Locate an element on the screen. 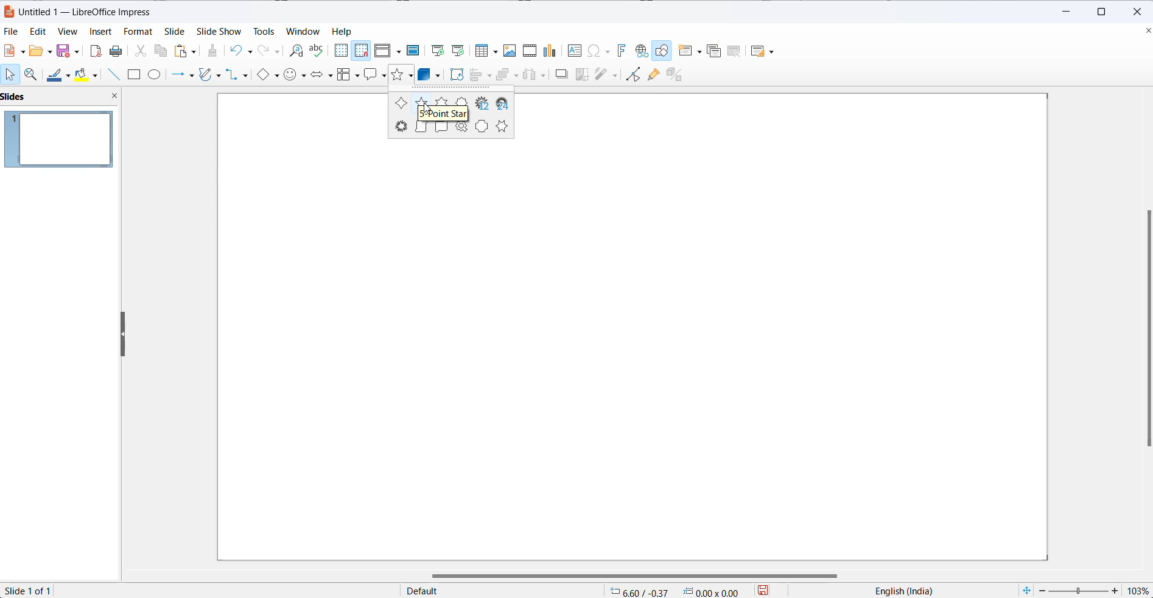 The height and width of the screenshot is (598, 1153). start from first slide is located at coordinates (434, 49).